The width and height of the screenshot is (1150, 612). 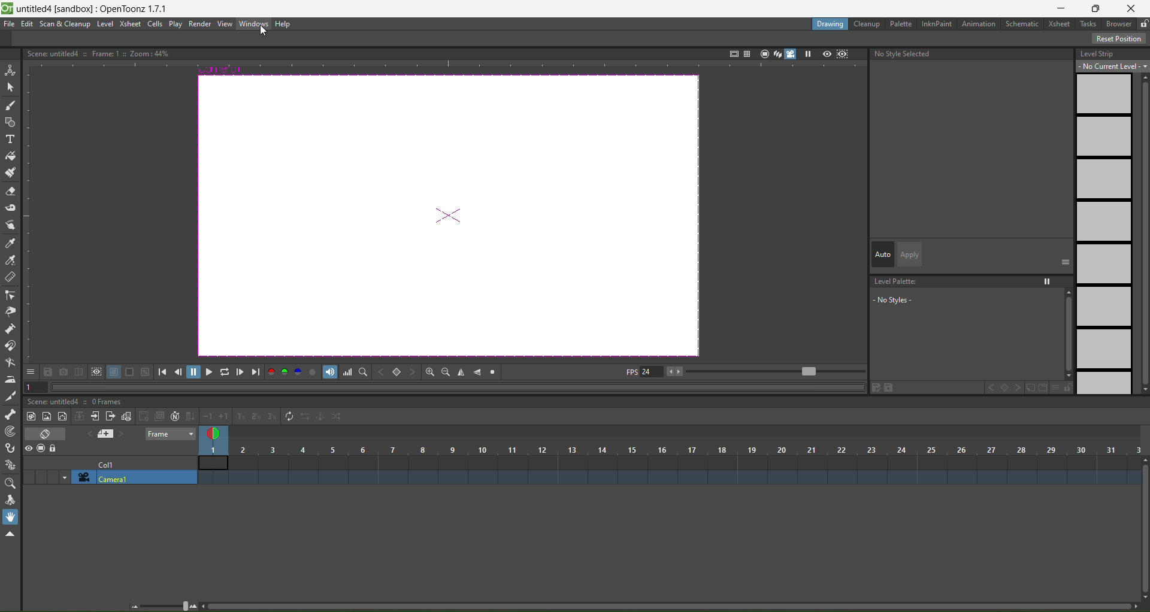 What do you see at coordinates (11, 207) in the screenshot?
I see `tape tool` at bounding box center [11, 207].